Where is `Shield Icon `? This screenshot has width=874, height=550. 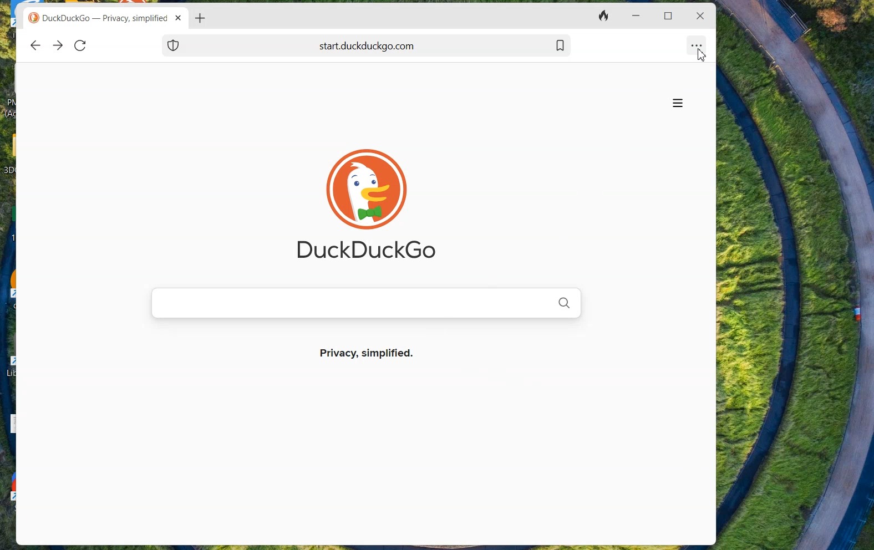 Shield Icon  is located at coordinates (174, 45).